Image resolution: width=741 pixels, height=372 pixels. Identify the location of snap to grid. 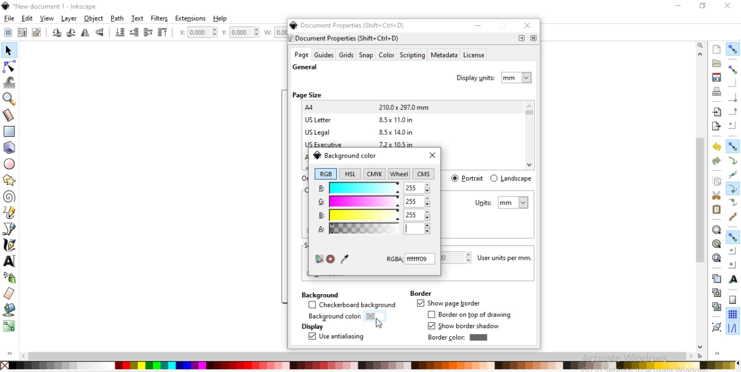
(732, 315).